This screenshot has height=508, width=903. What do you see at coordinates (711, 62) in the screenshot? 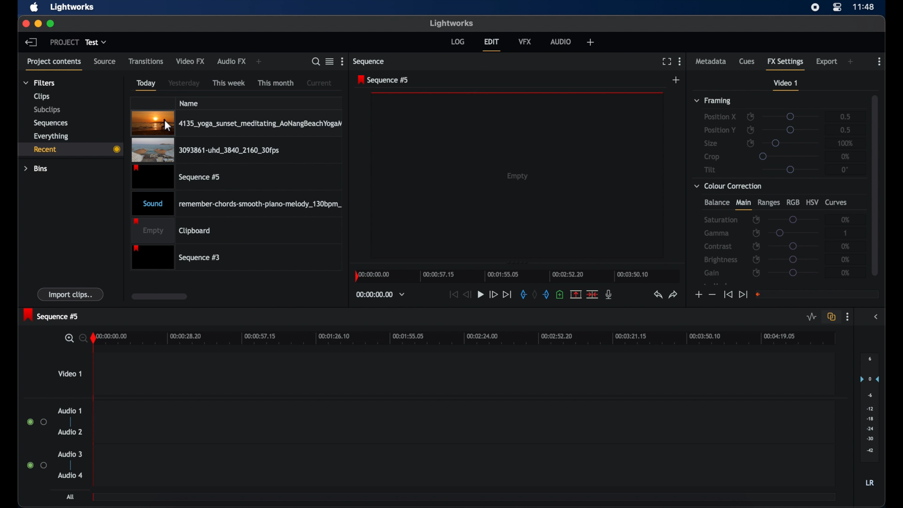
I see `metadata` at bounding box center [711, 62].